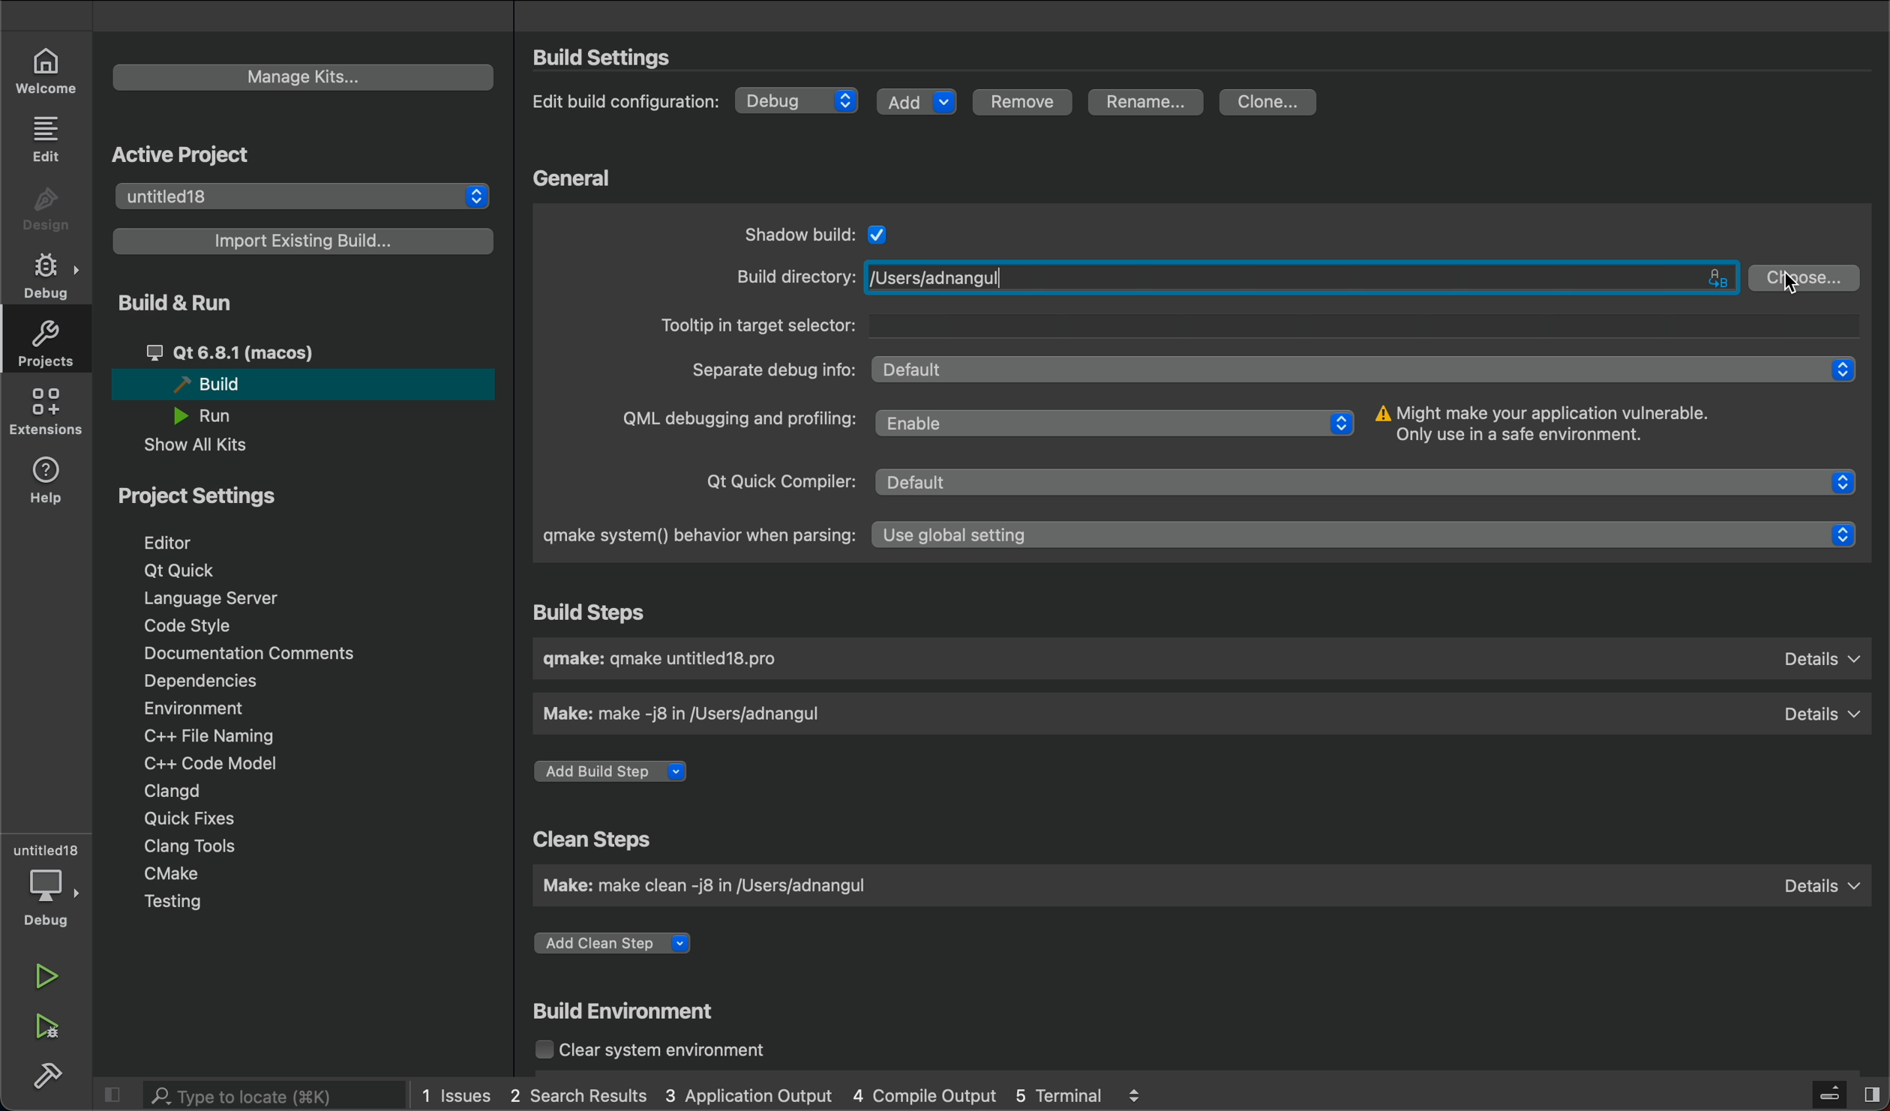  I want to click on active project                    , so click(201, 154).